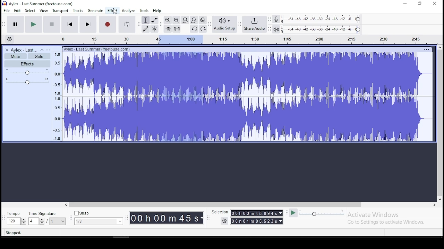 The height and width of the screenshot is (249, 444). Describe the element at coordinates (27, 71) in the screenshot. I see `volume` at that location.